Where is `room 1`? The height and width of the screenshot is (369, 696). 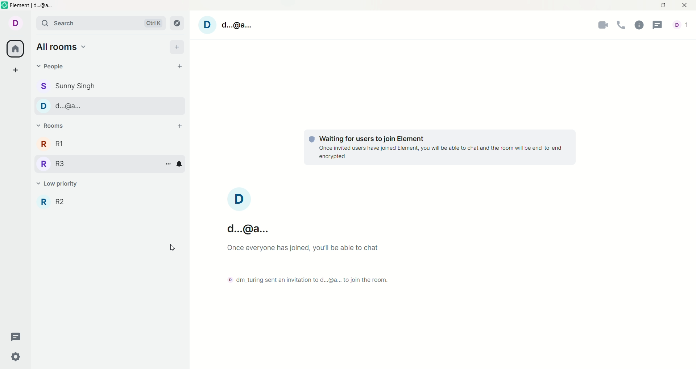 room 1 is located at coordinates (51, 144).